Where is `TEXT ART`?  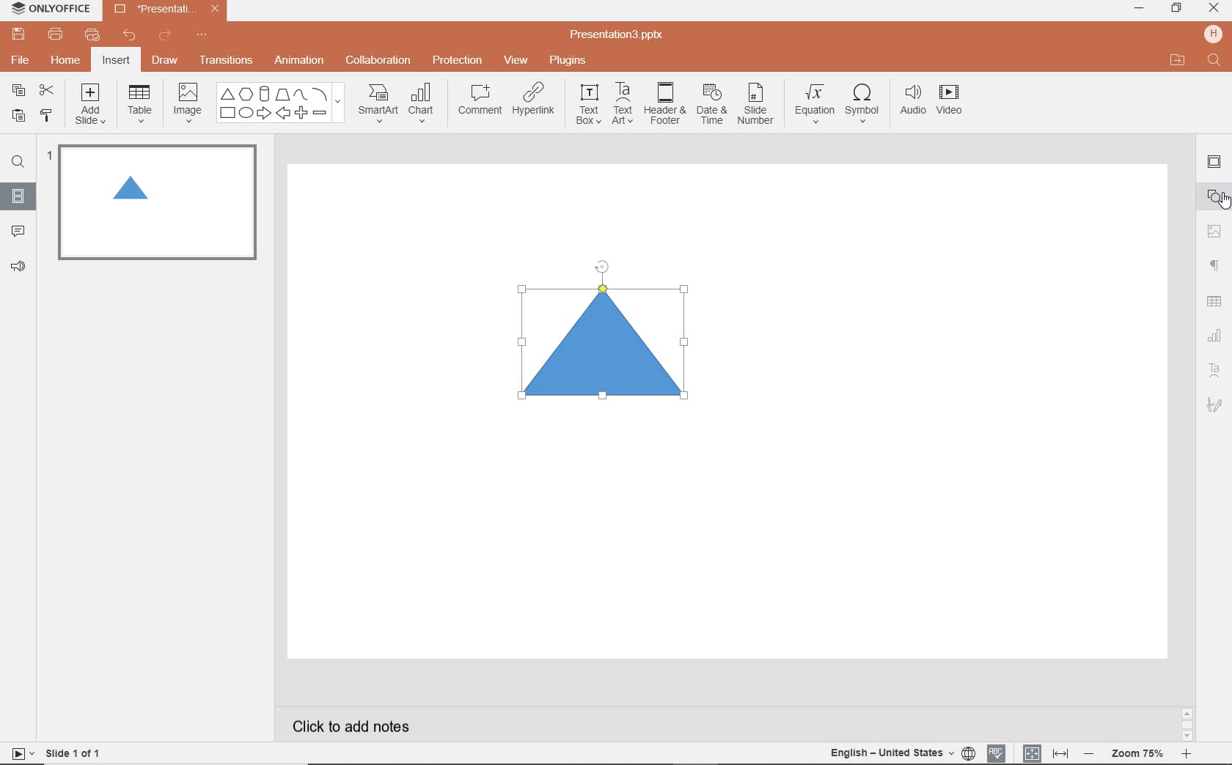 TEXT ART is located at coordinates (621, 105).